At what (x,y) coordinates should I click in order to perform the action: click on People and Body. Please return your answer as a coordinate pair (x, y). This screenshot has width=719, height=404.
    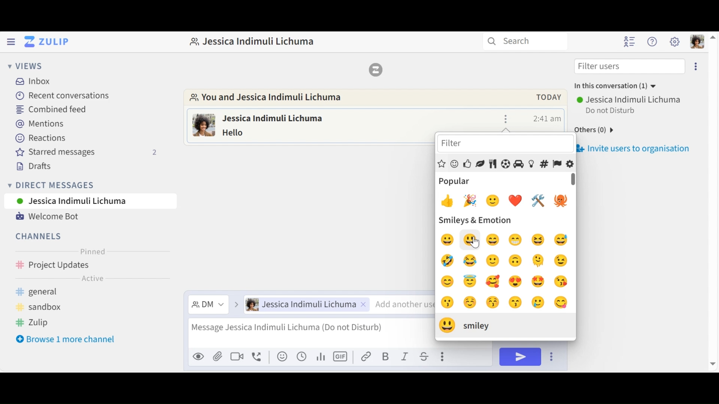
    Looking at the image, I should click on (467, 164).